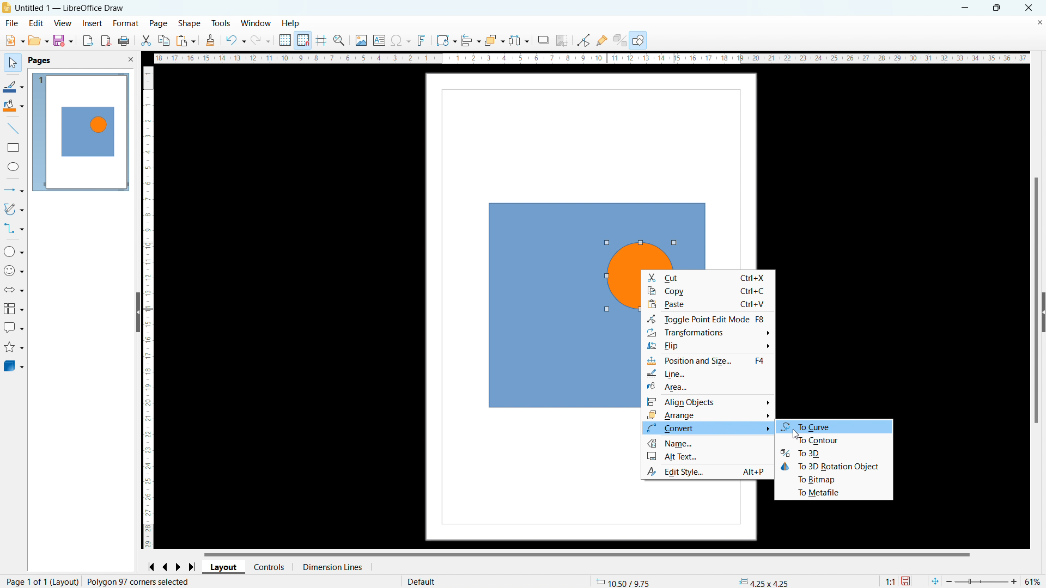 This screenshot has width=1046, height=588. I want to click on line tool, so click(13, 128).